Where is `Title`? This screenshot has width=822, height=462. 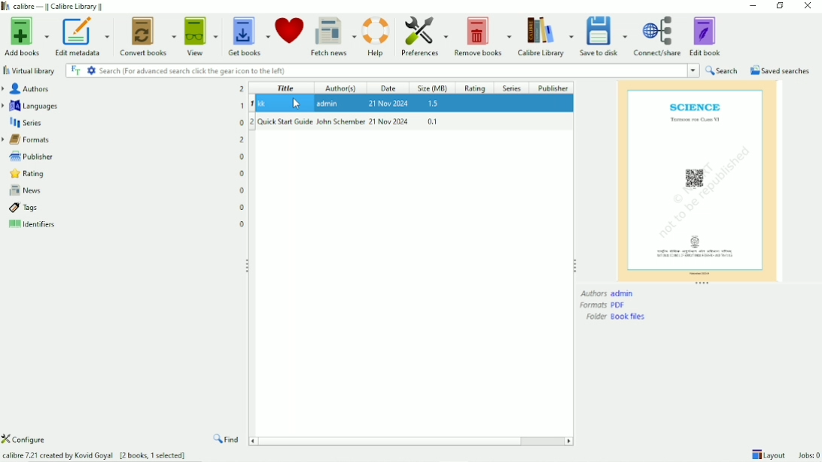
Title is located at coordinates (285, 88).